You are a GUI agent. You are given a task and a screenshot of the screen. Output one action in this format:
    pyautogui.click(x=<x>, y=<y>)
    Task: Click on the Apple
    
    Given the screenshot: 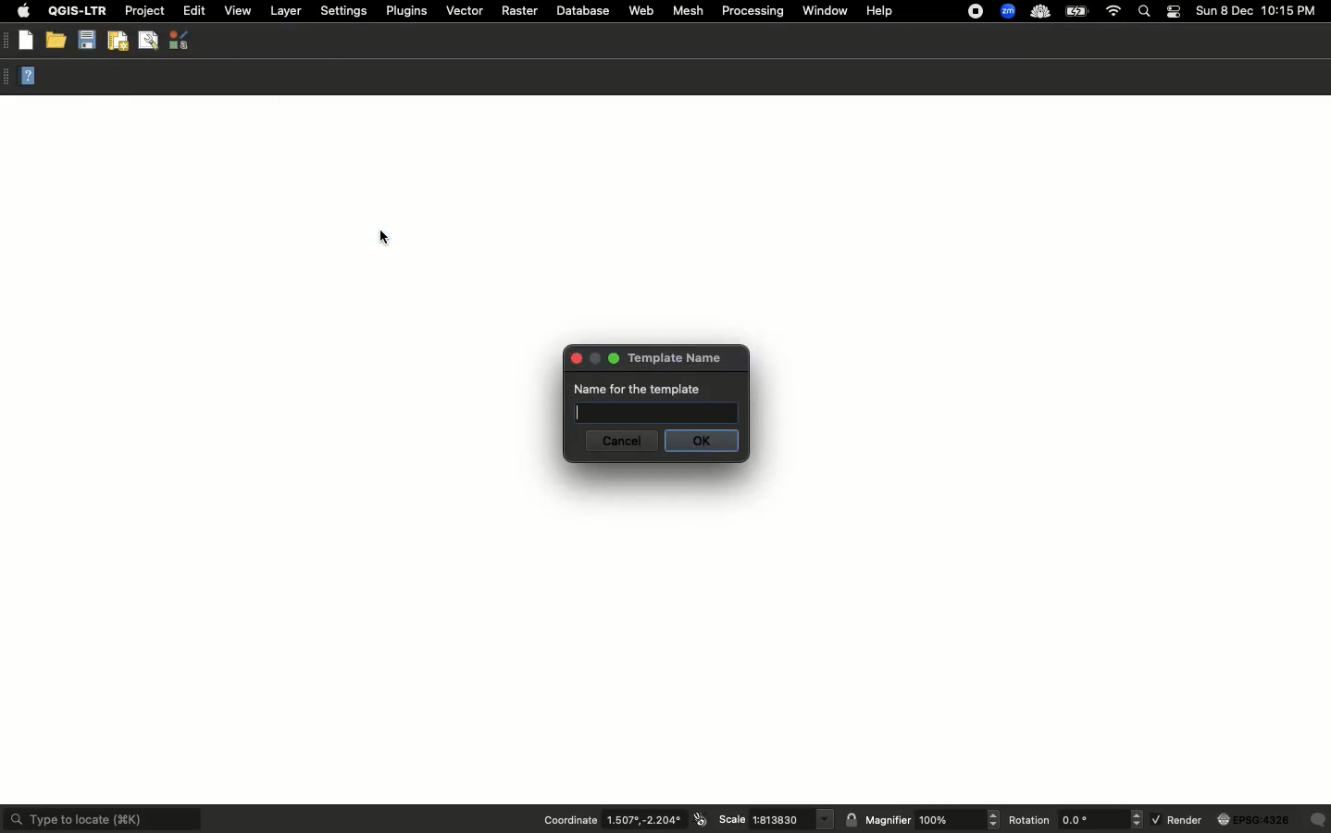 What is the action you would take?
    pyautogui.click(x=22, y=11)
    